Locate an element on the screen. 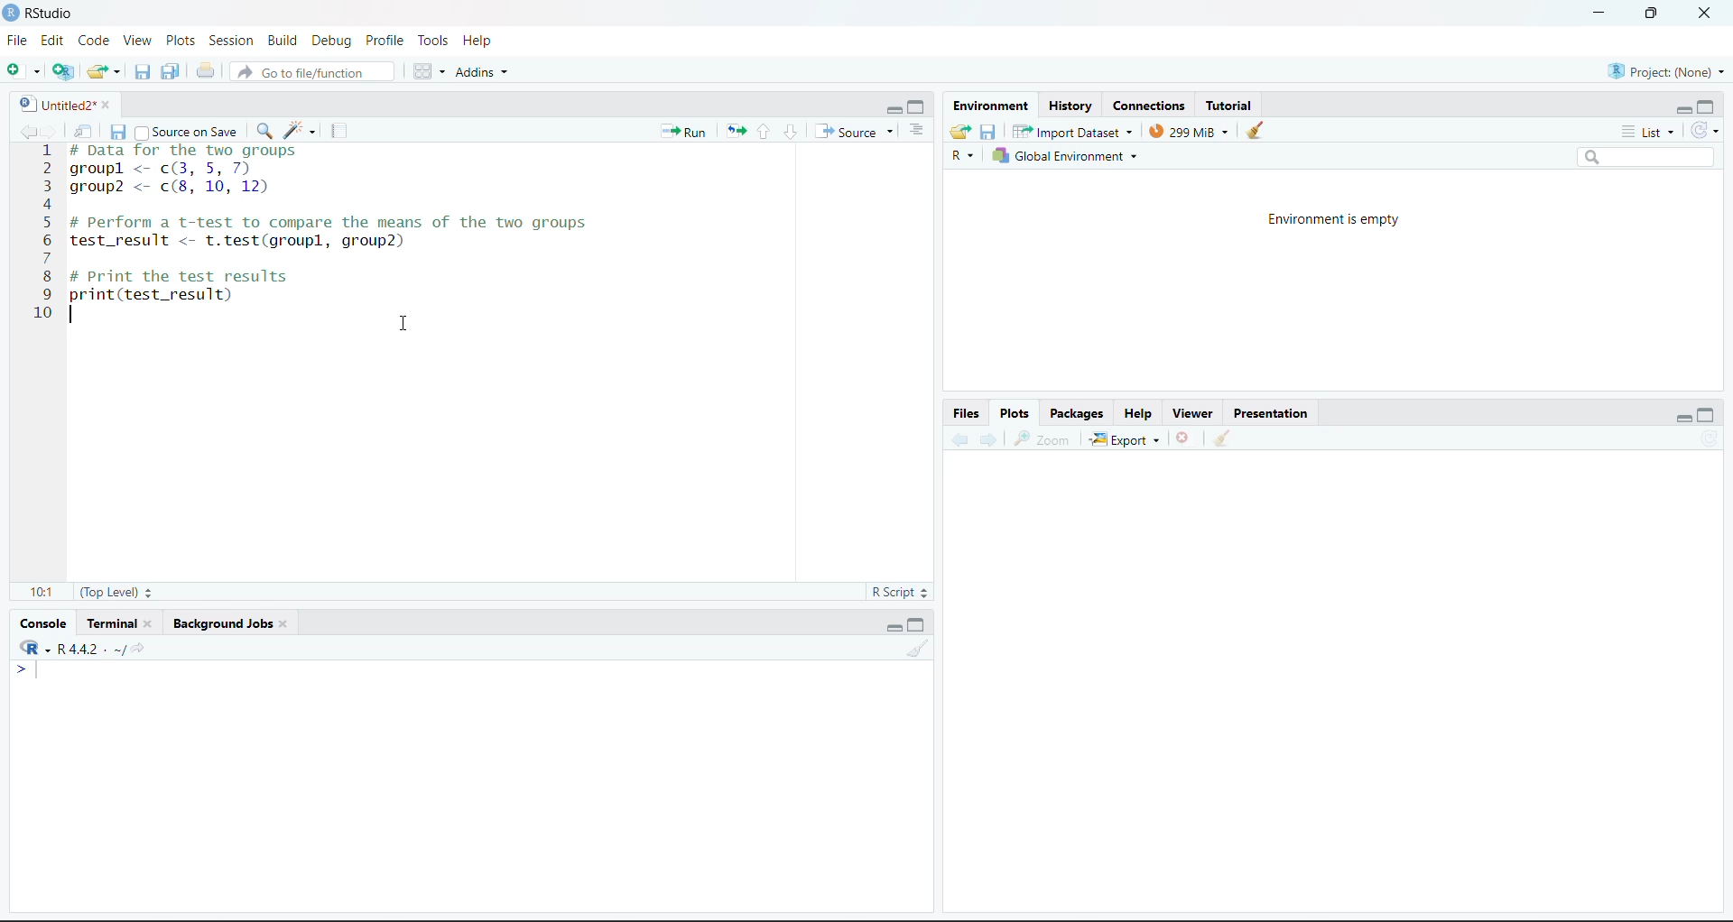 The image size is (1733, 922). source is located at coordinates (856, 132).